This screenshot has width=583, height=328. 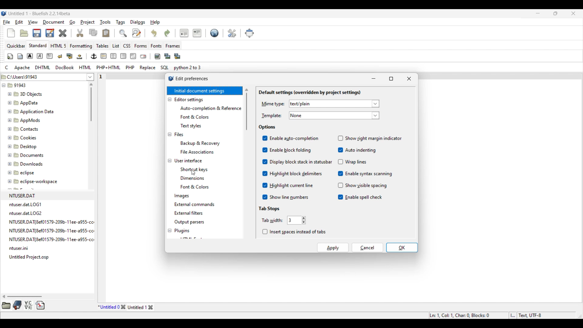 What do you see at coordinates (30, 257) in the screenshot?
I see `untitled project.osp` at bounding box center [30, 257].